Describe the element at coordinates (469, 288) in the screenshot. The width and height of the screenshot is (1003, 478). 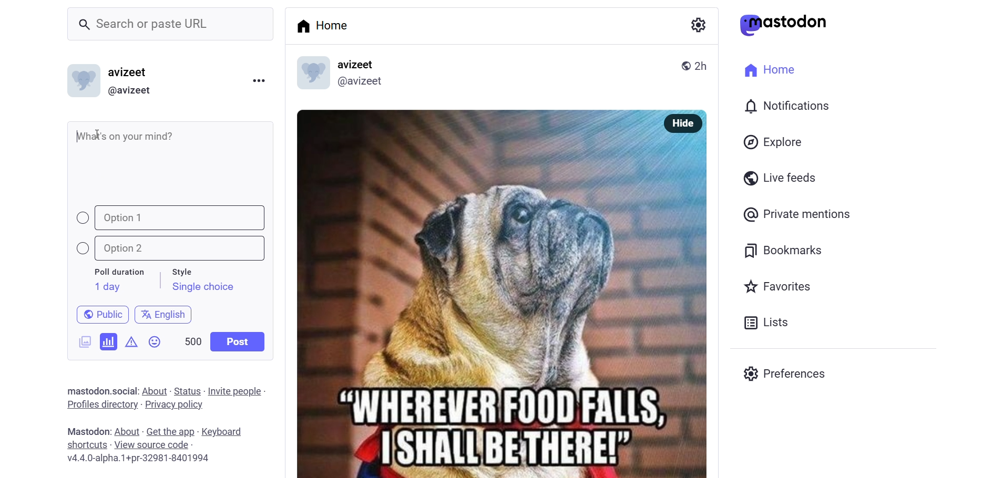
I see `post image` at that location.